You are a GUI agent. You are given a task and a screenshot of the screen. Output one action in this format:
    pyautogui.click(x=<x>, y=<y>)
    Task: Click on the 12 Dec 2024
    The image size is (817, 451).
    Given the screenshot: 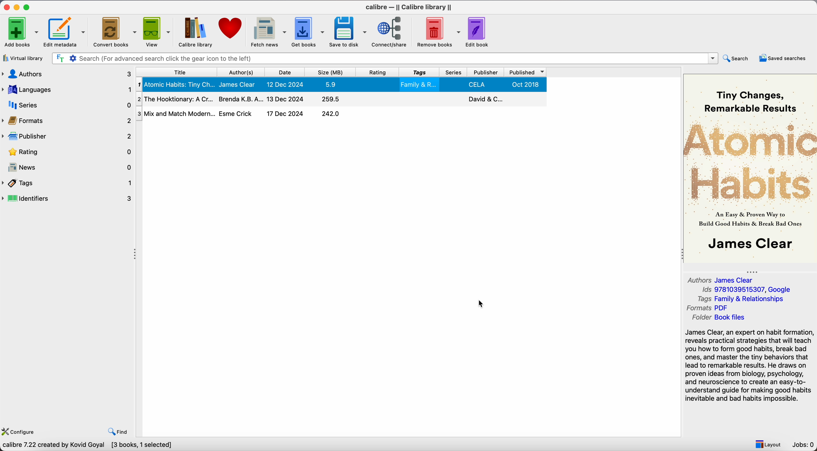 What is the action you would take?
    pyautogui.click(x=286, y=84)
    